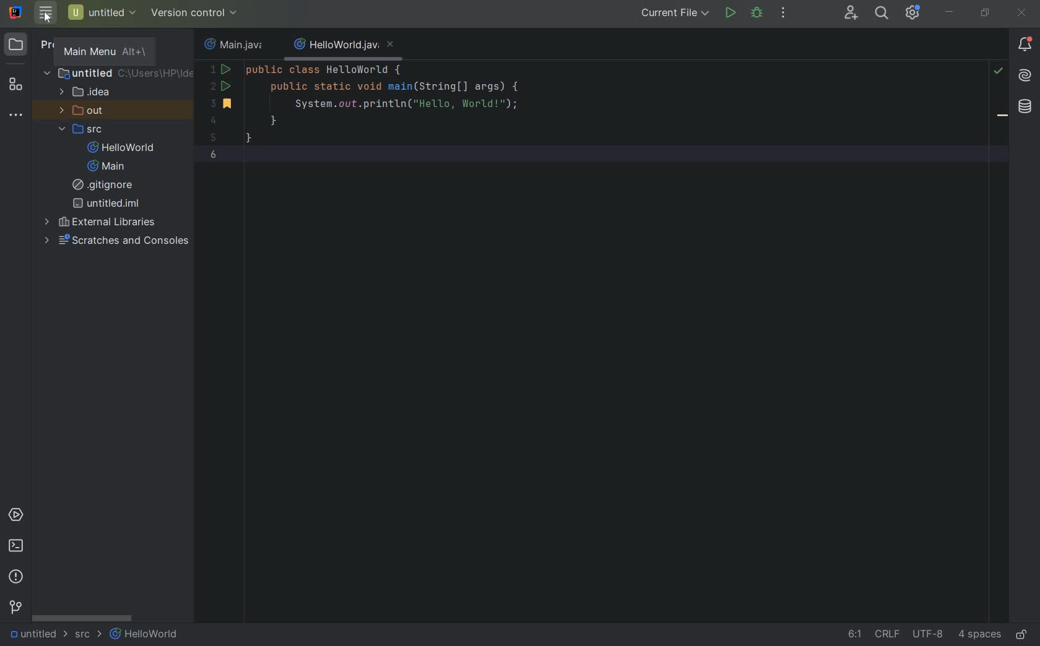 The image size is (1040, 646). Describe the element at coordinates (109, 166) in the screenshot. I see `MAIN` at that location.